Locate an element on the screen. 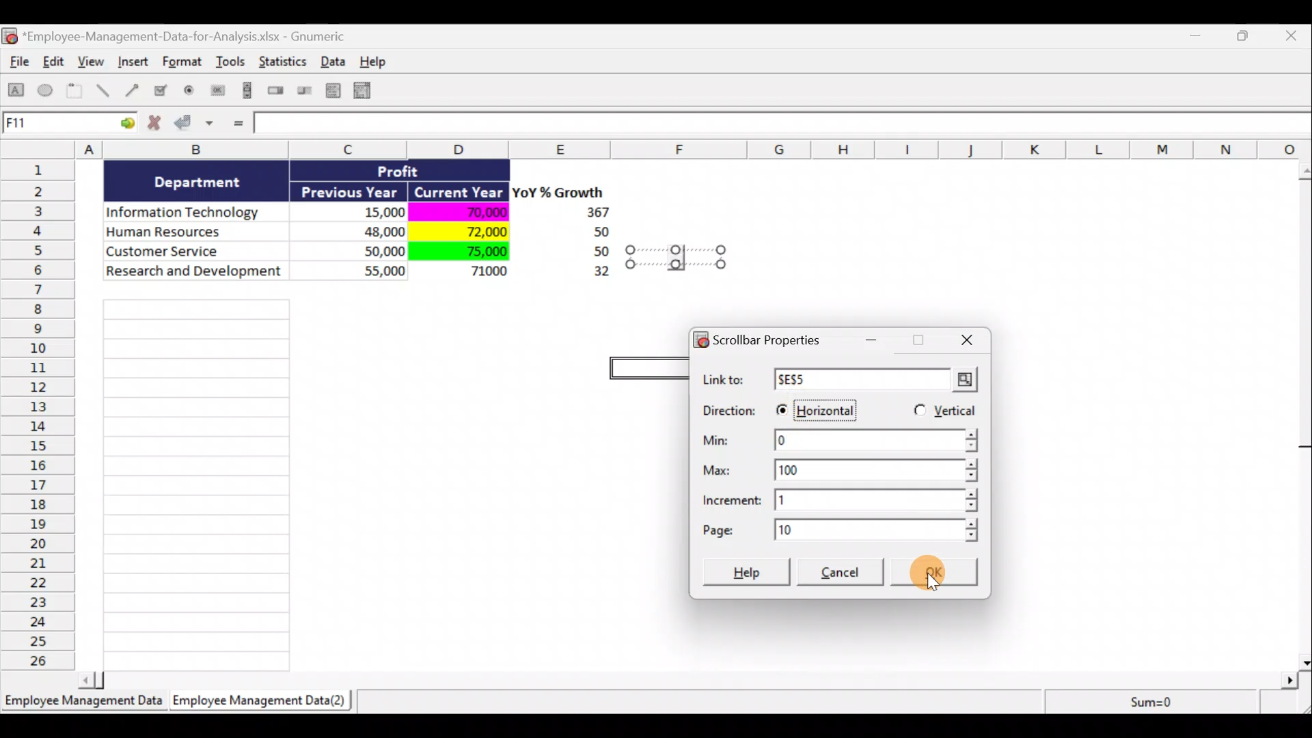 The width and height of the screenshot is (1312, 738). resize handle is located at coordinates (676, 256).